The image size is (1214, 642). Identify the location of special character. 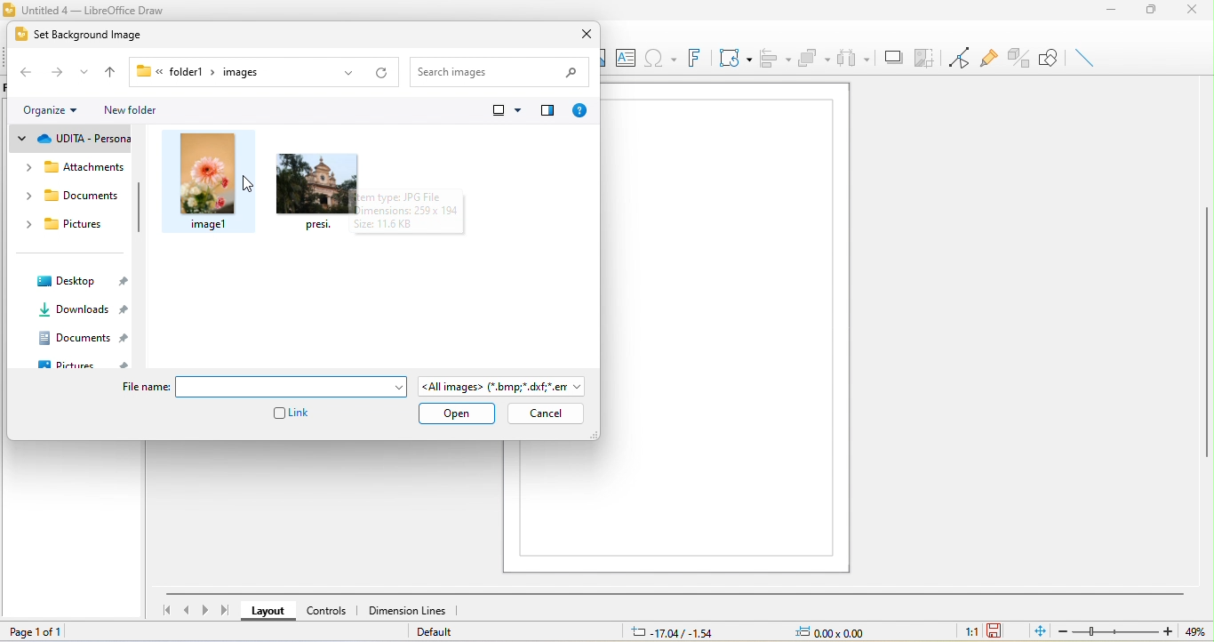
(663, 60).